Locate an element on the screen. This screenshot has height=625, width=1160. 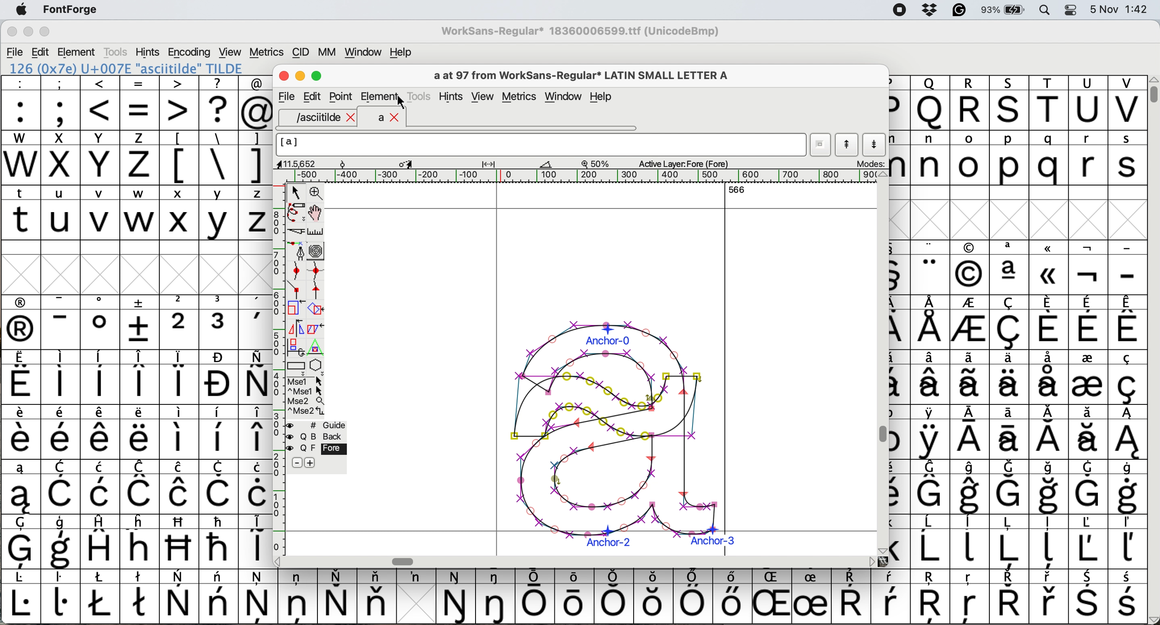
 is located at coordinates (1010, 103).